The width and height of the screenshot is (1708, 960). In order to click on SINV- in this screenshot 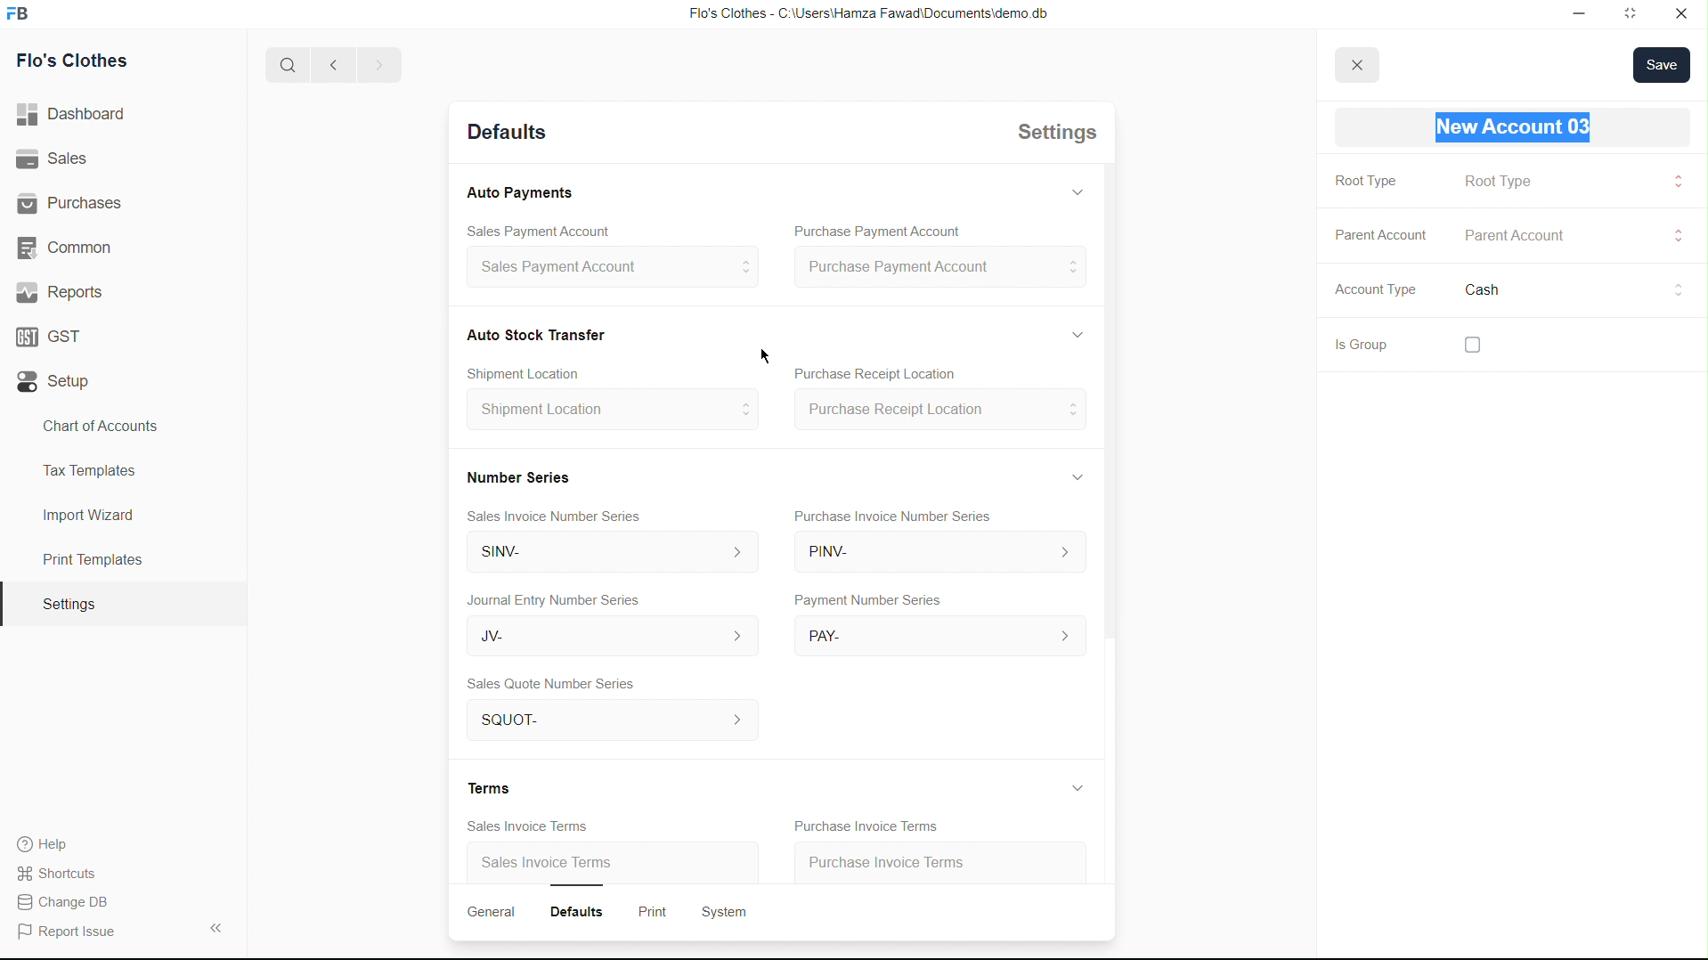, I will do `click(604, 554)`.